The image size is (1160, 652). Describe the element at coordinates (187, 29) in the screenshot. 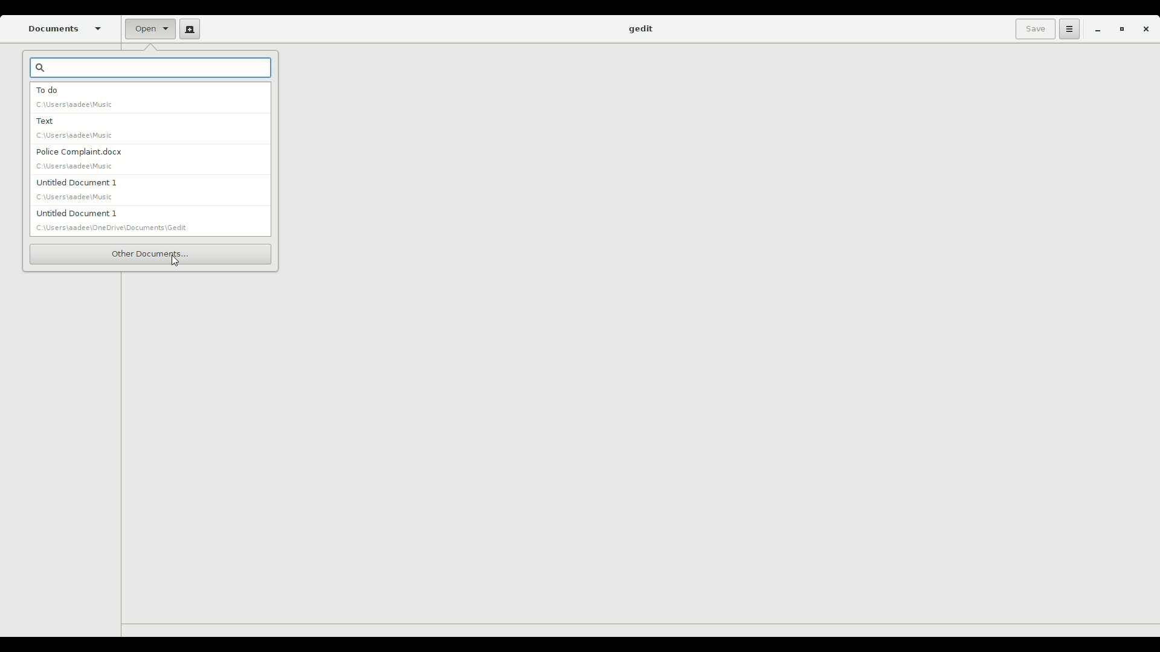

I see `New` at that location.